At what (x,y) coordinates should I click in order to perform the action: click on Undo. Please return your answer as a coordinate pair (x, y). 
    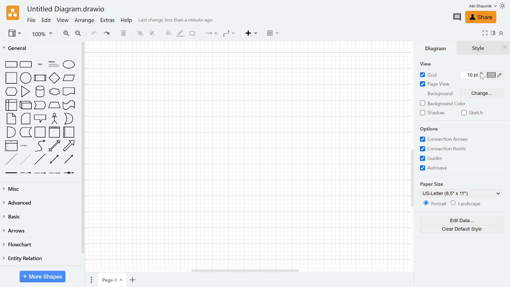
    Looking at the image, I should click on (94, 34).